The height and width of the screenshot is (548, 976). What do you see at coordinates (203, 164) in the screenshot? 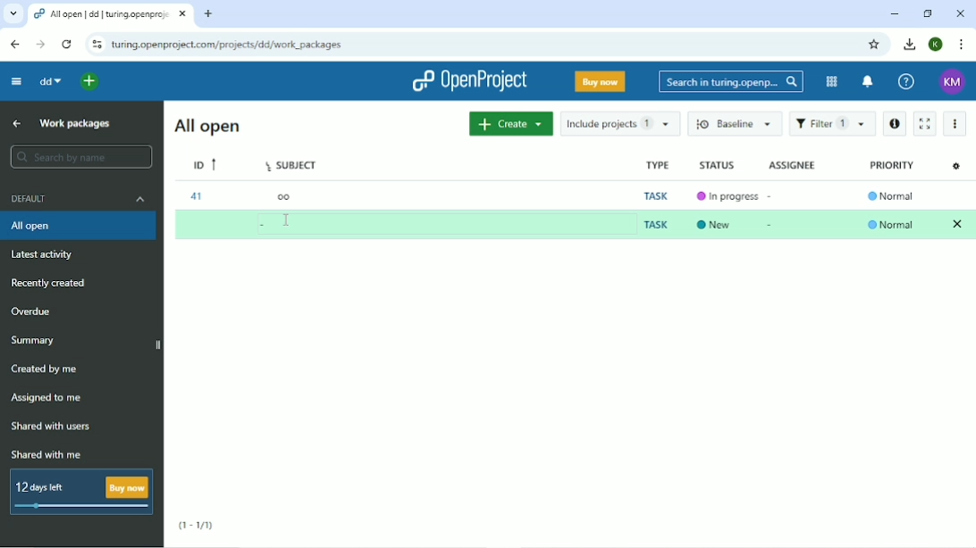
I see `ID` at bounding box center [203, 164].